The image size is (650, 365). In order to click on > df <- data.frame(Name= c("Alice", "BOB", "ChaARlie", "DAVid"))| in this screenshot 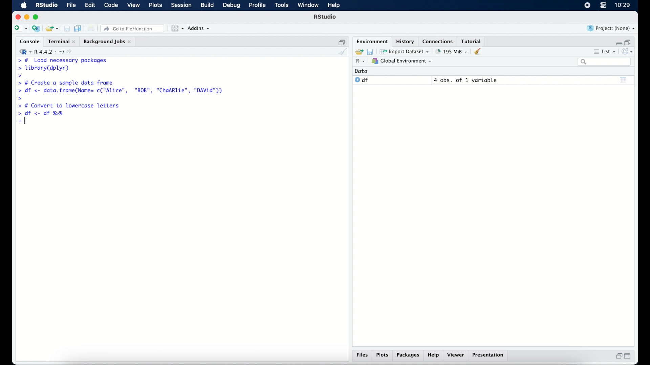, I will do `click(122, 91)`.